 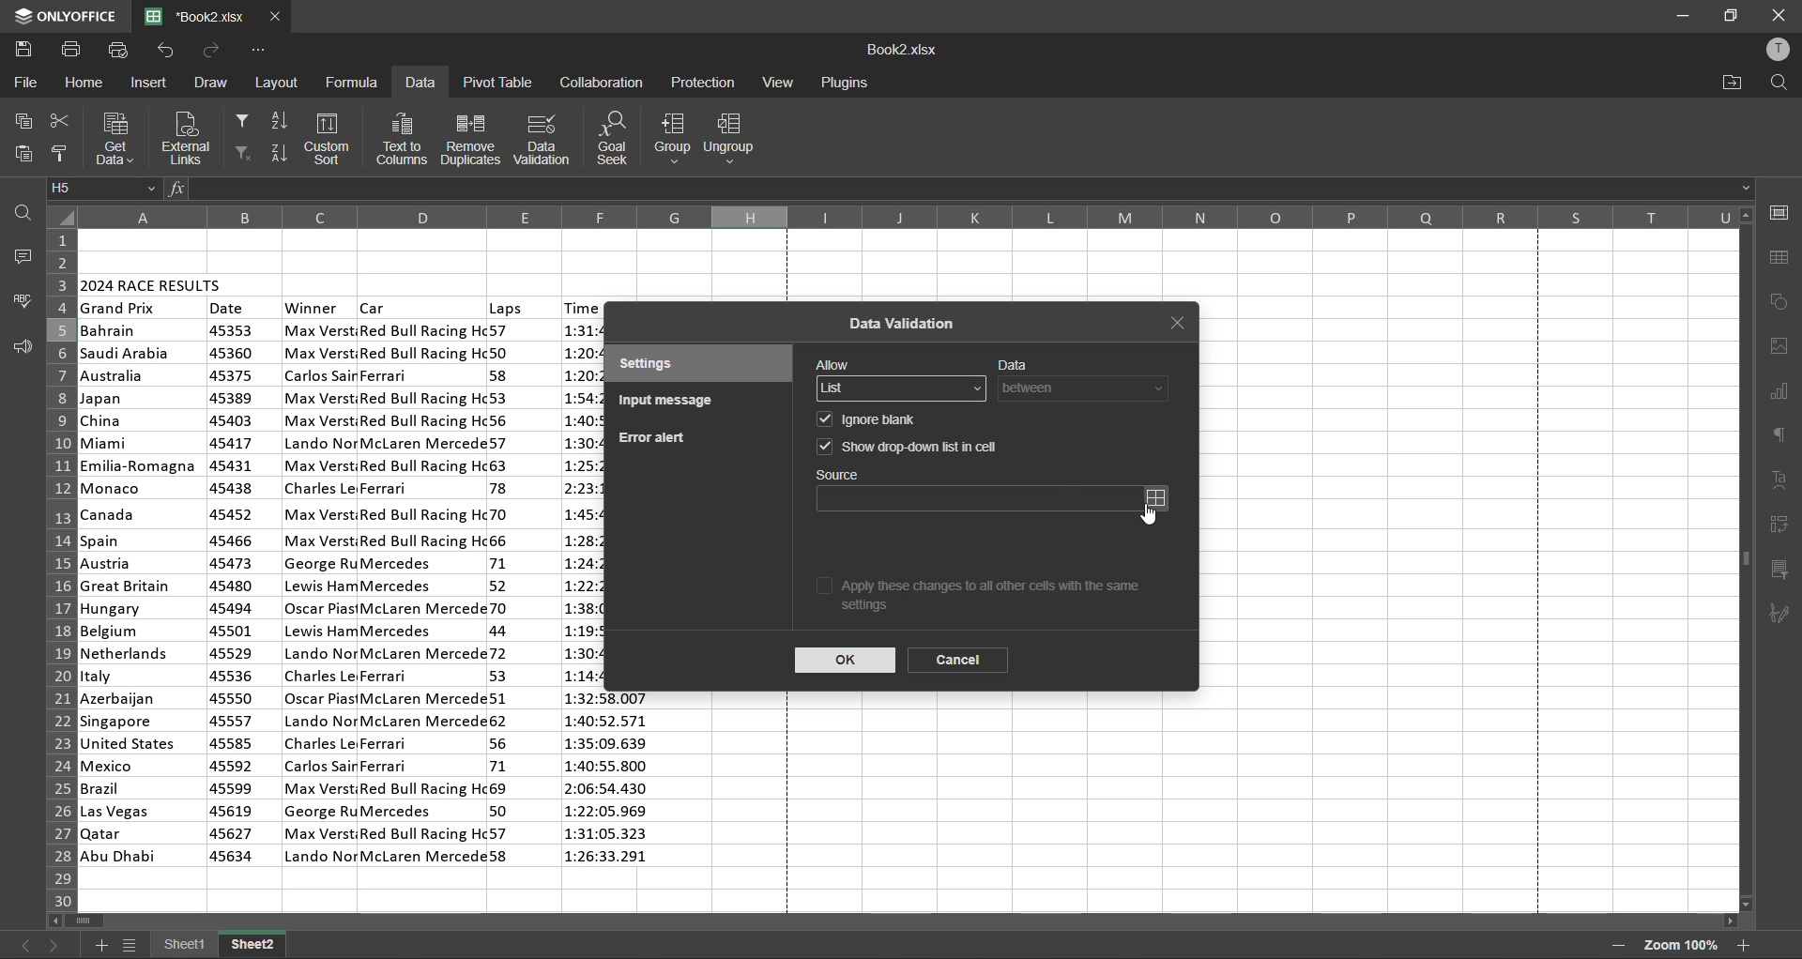 I want to click on ungroup, so click(x=738, y=139).